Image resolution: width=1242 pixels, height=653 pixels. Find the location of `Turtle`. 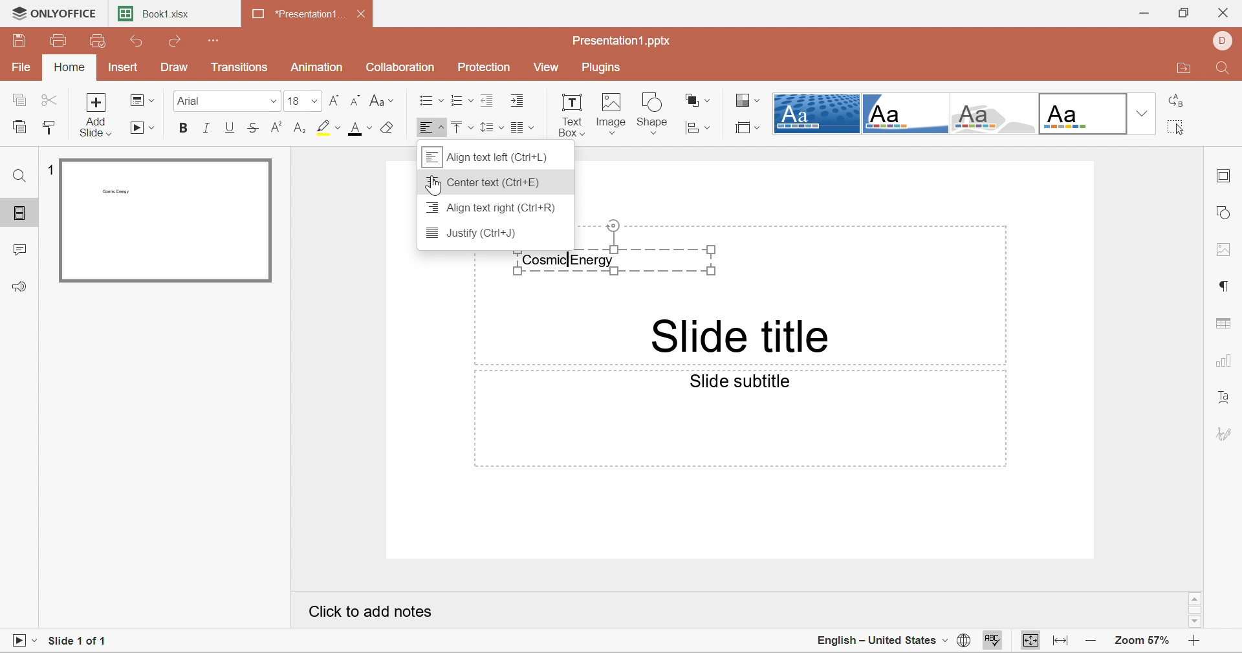

Turtle is located at coordinates (996, 114).